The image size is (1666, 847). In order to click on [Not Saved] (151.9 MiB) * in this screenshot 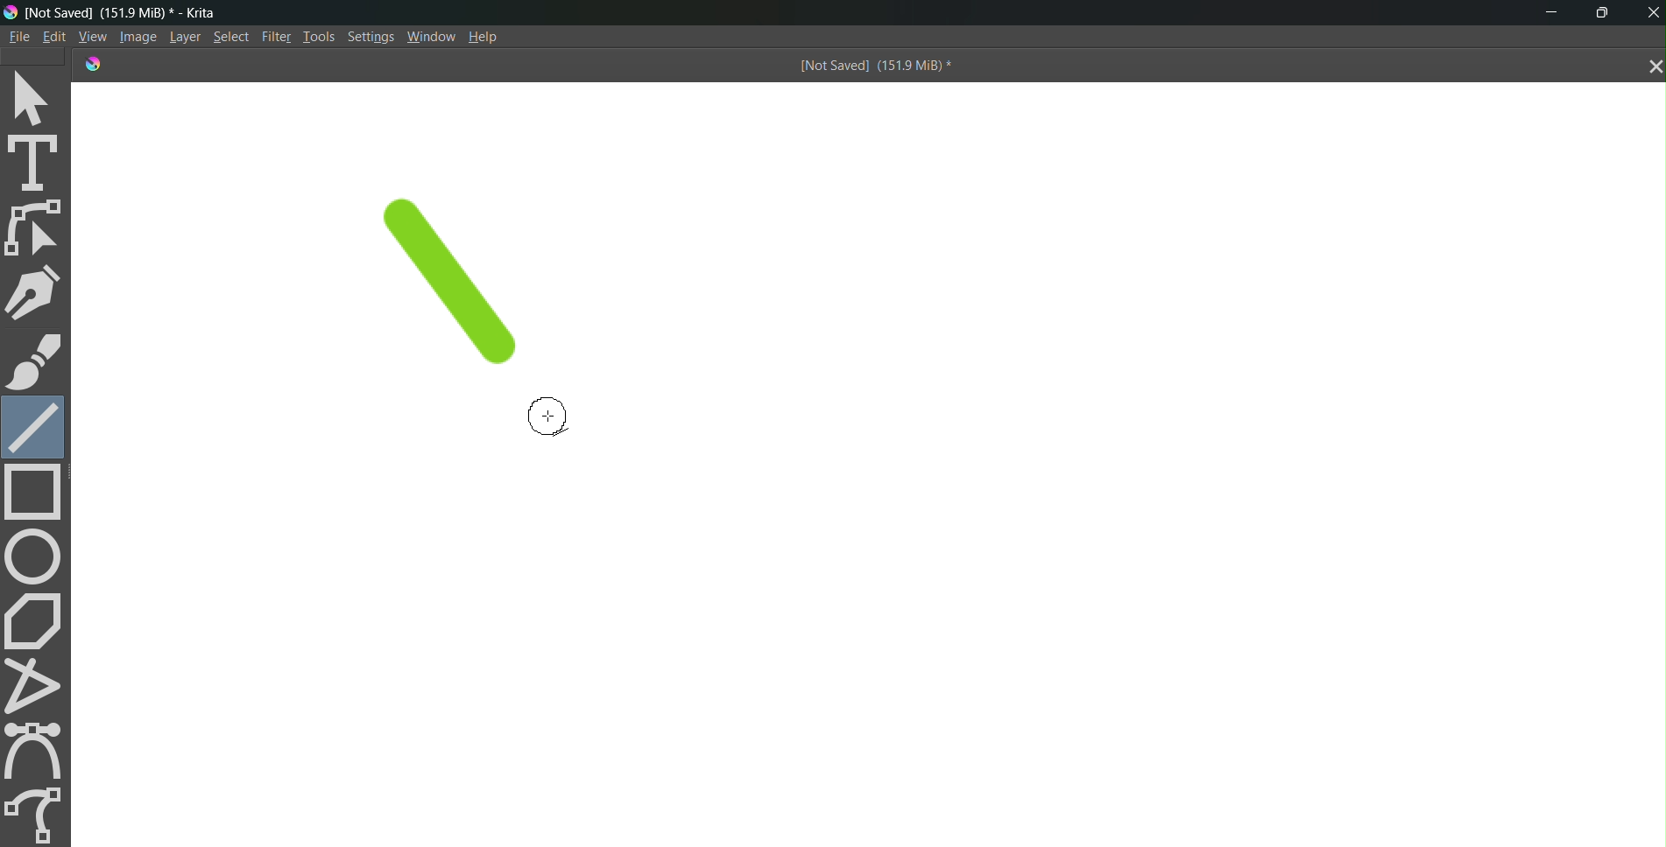, I will do `click(872, 67)`.